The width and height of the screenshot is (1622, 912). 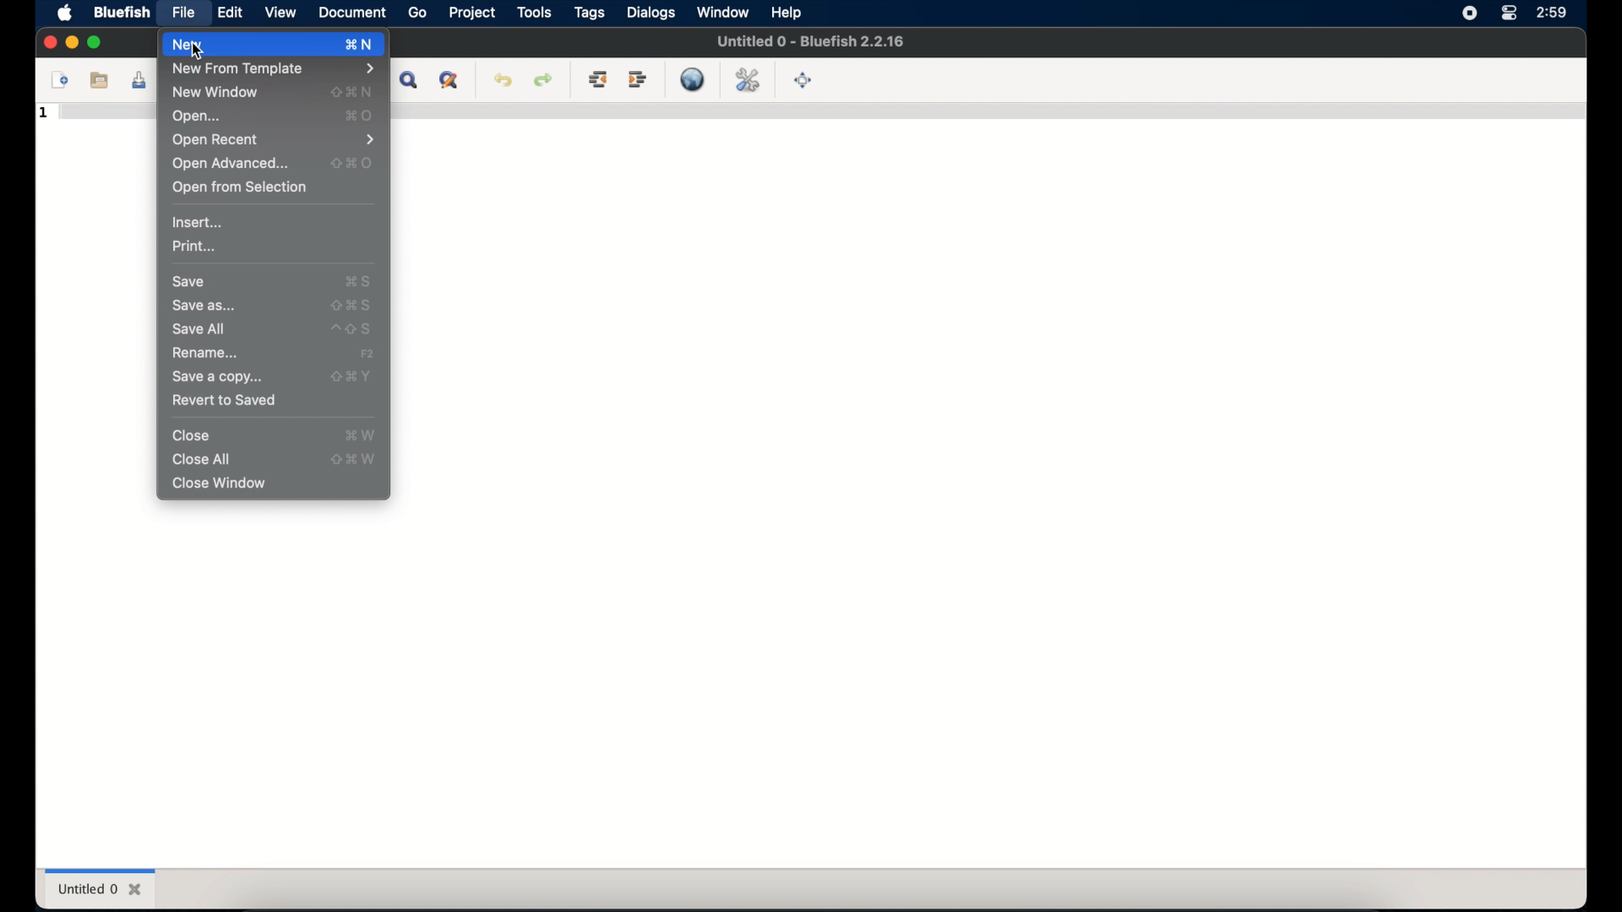 I want to click on untitled 0, so click(x=99, y=889).